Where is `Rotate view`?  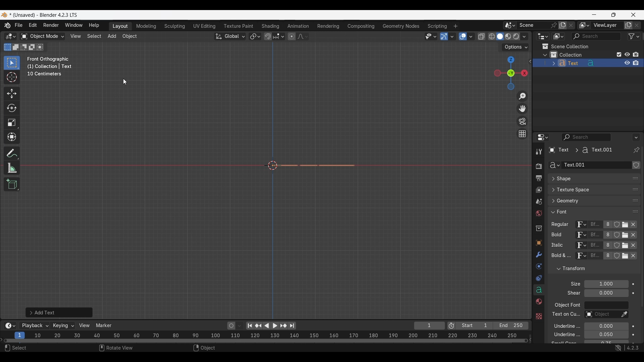
Rotate view is located at coordinates (116, 349).